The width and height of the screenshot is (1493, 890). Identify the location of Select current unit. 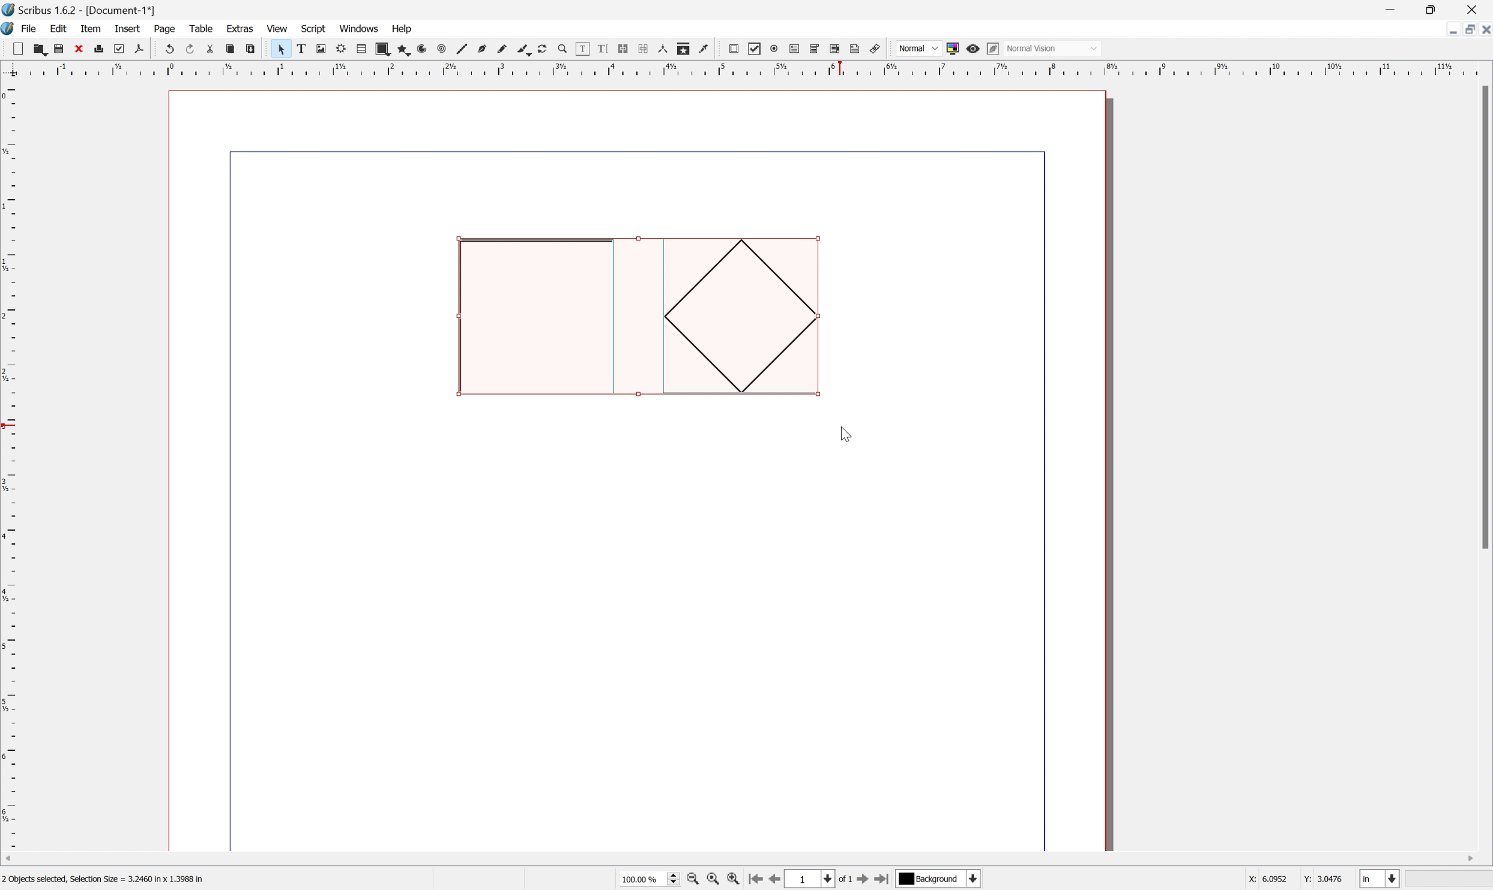
(1380, 880).